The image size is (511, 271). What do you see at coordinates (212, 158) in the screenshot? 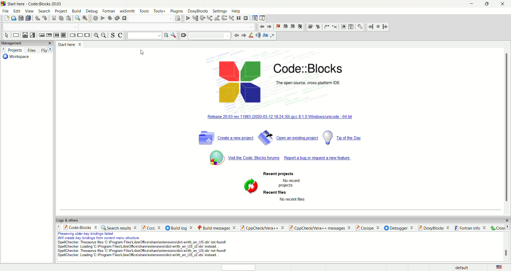
I see `symbol` at bounding box center [212, 158].